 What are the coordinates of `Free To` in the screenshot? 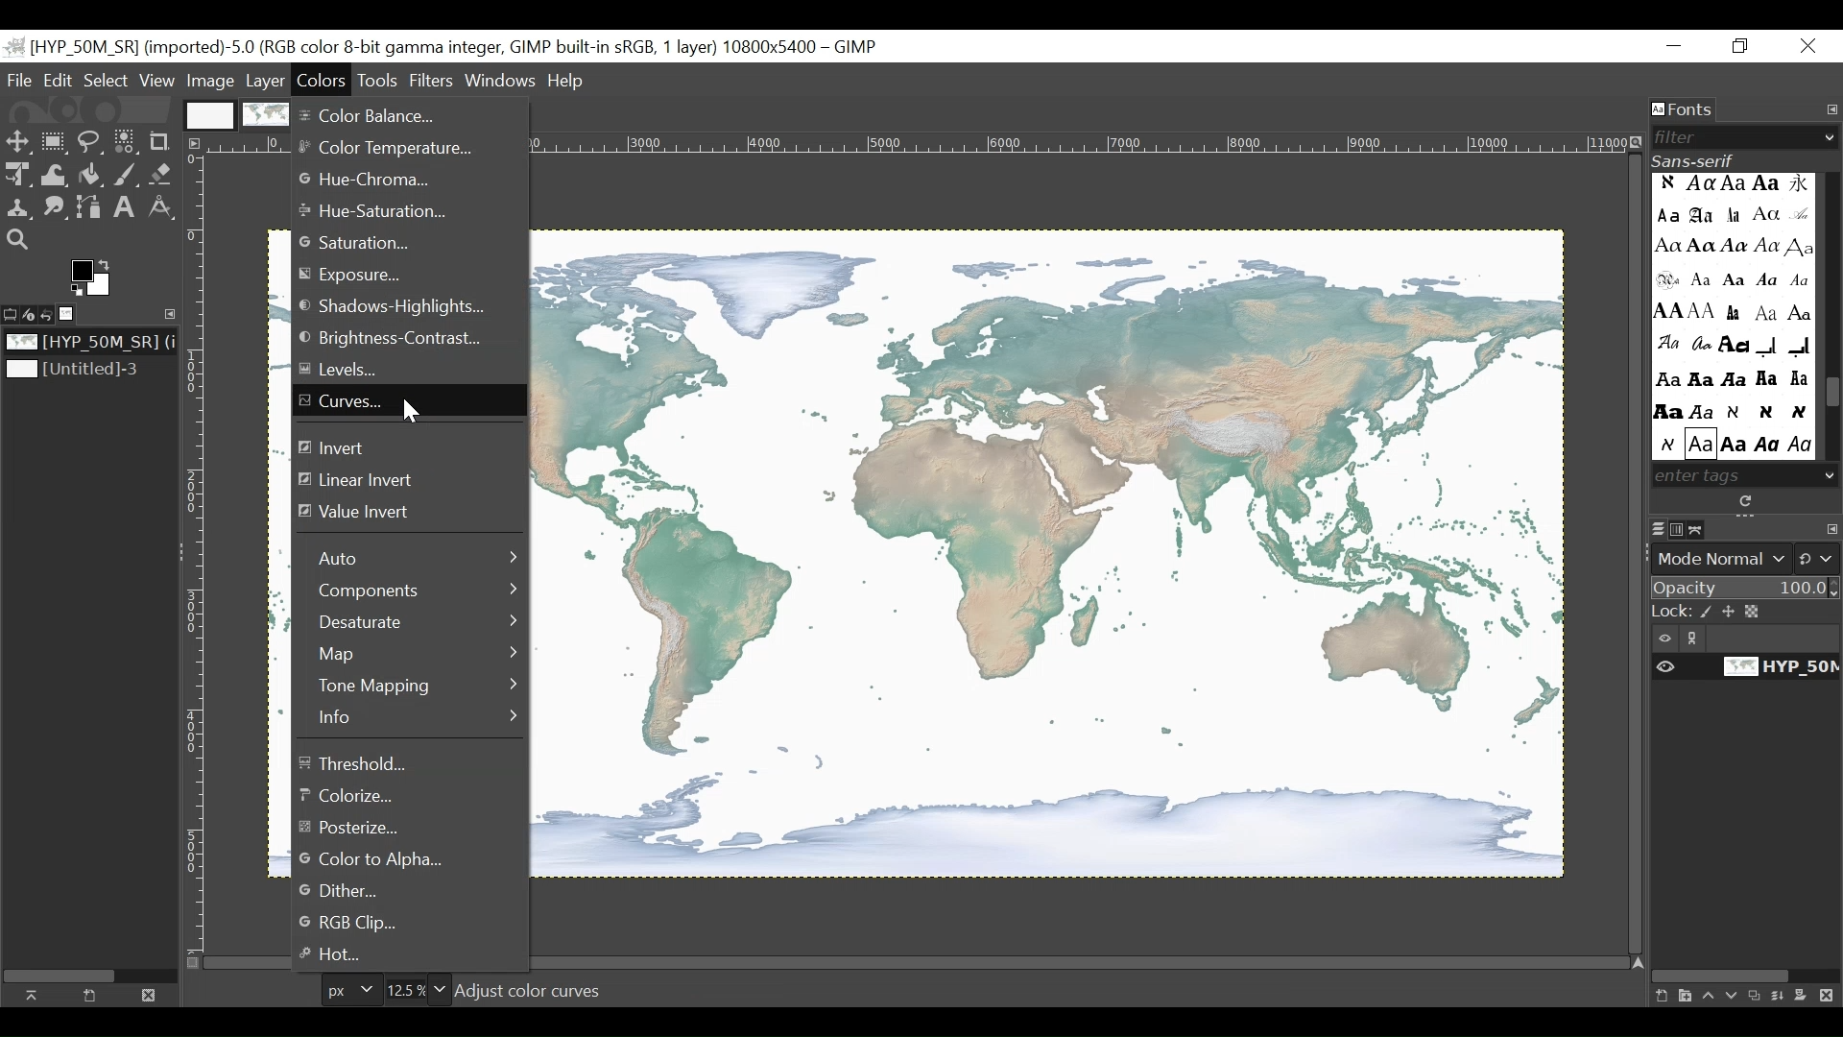 It's located at (90, 145).